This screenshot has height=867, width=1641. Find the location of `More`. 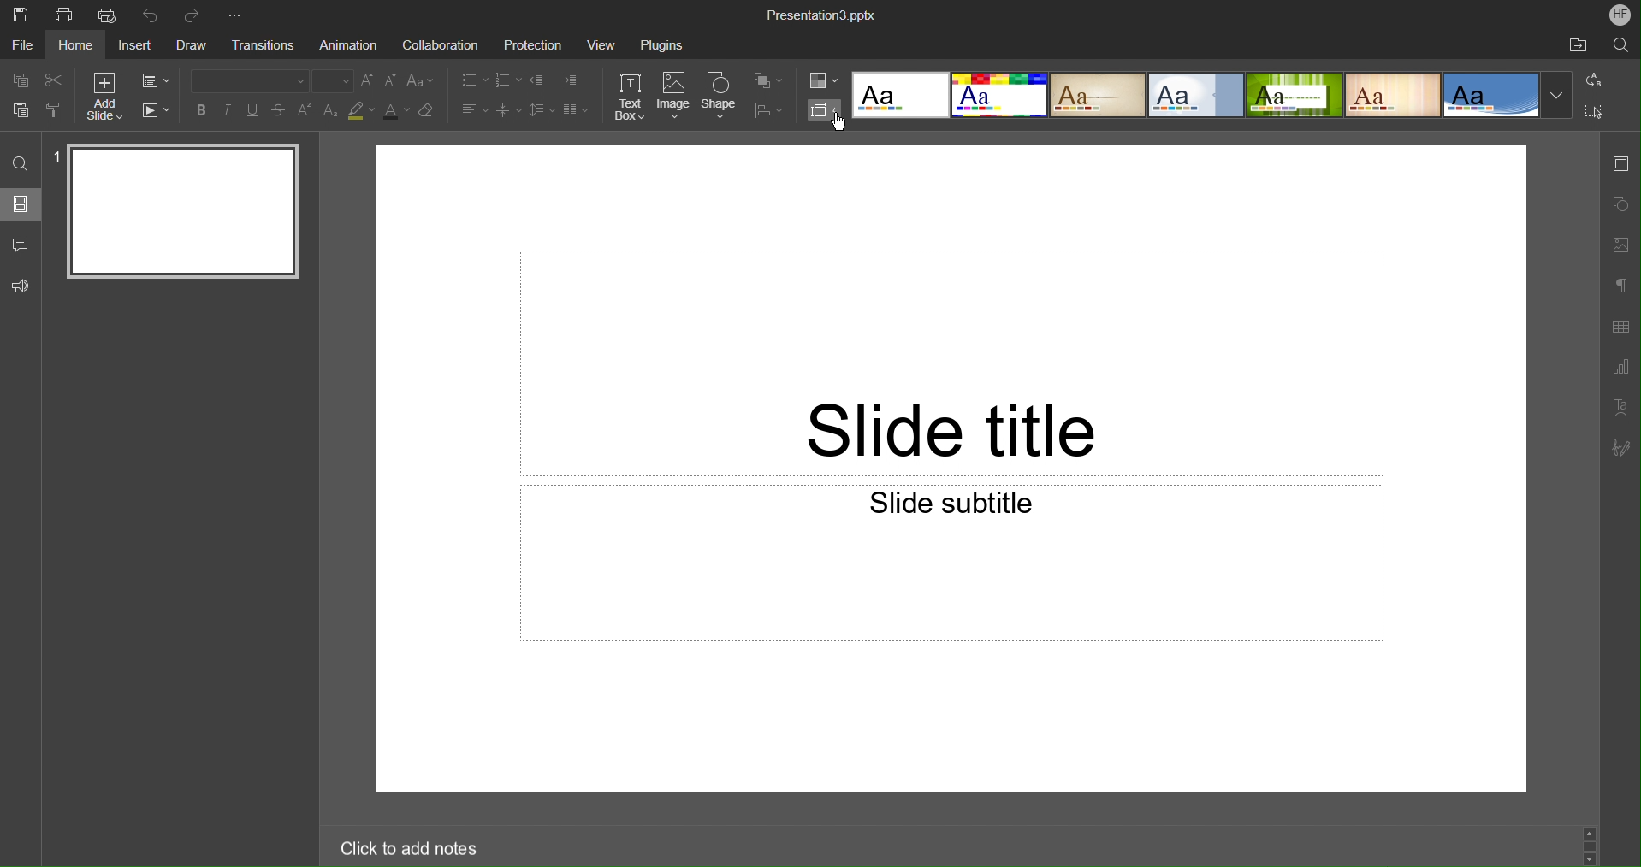

More is located at coordinates (239, 12).